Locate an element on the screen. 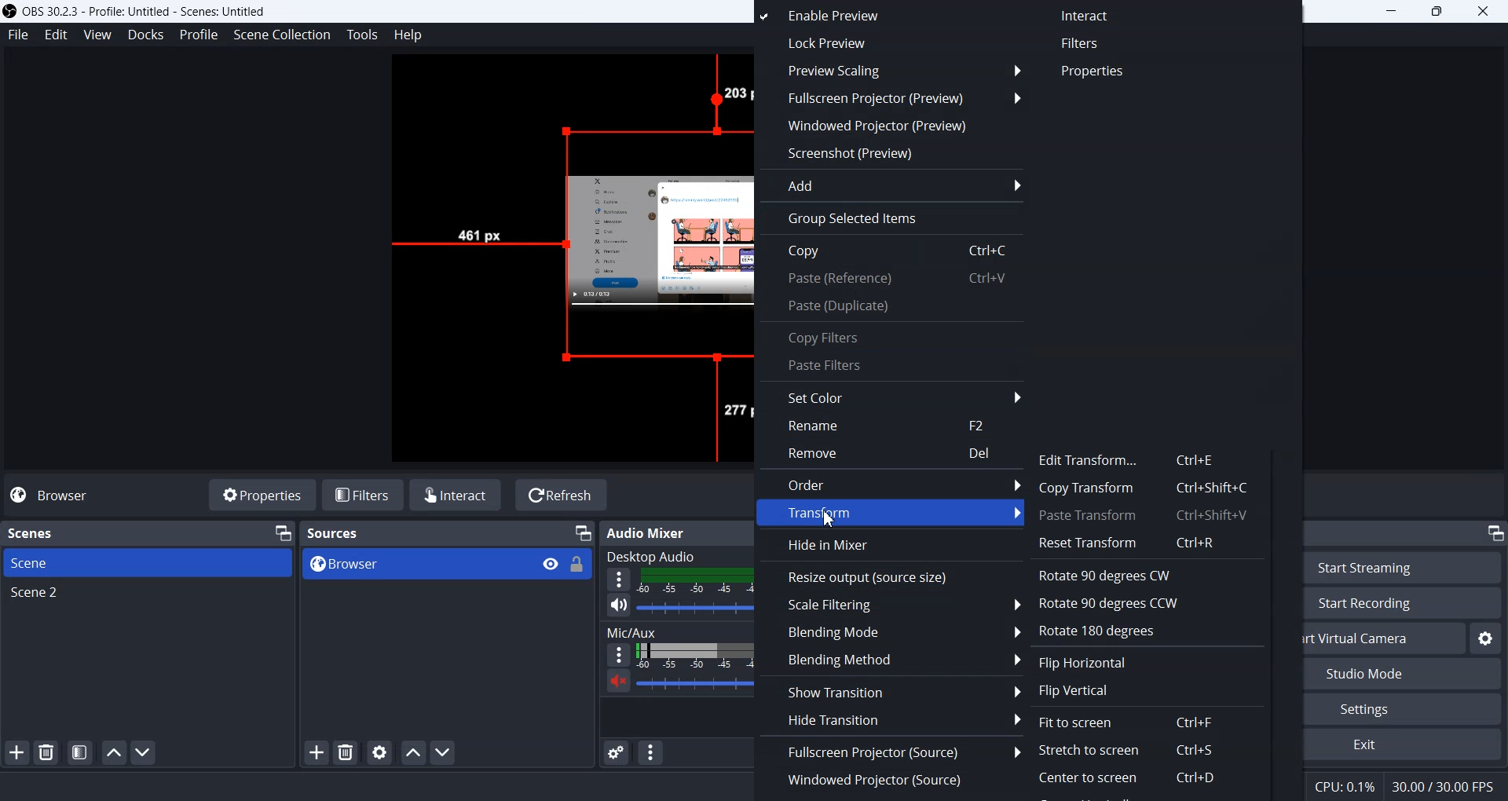 The height and width of the screenshot is (801, 1508). Add Sources is located at coordinates (315, 752).